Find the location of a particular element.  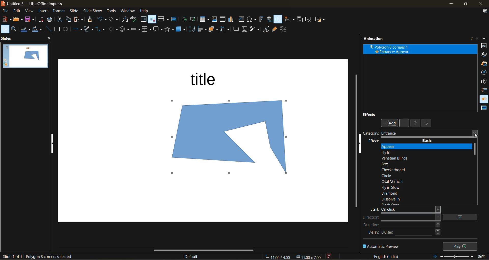

call out shapes is located at coordinates (159, 29).